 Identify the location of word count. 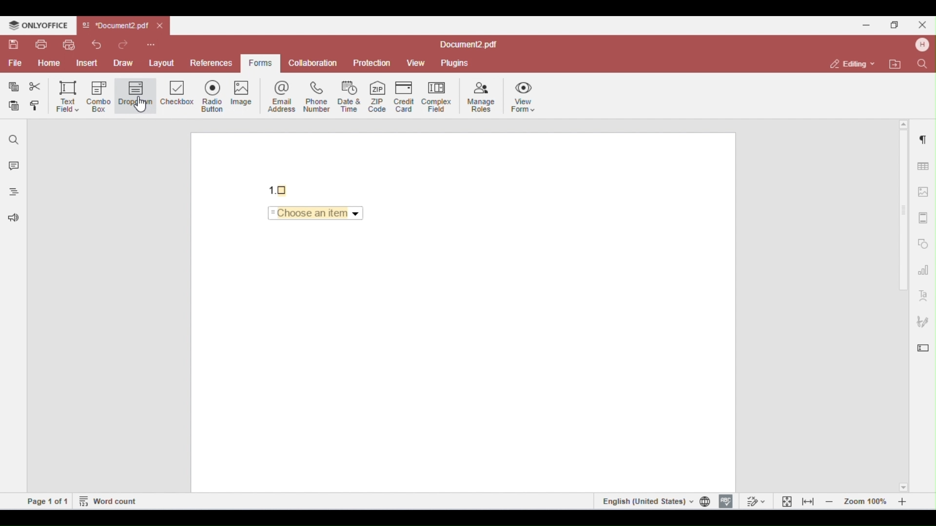
(109, 500).